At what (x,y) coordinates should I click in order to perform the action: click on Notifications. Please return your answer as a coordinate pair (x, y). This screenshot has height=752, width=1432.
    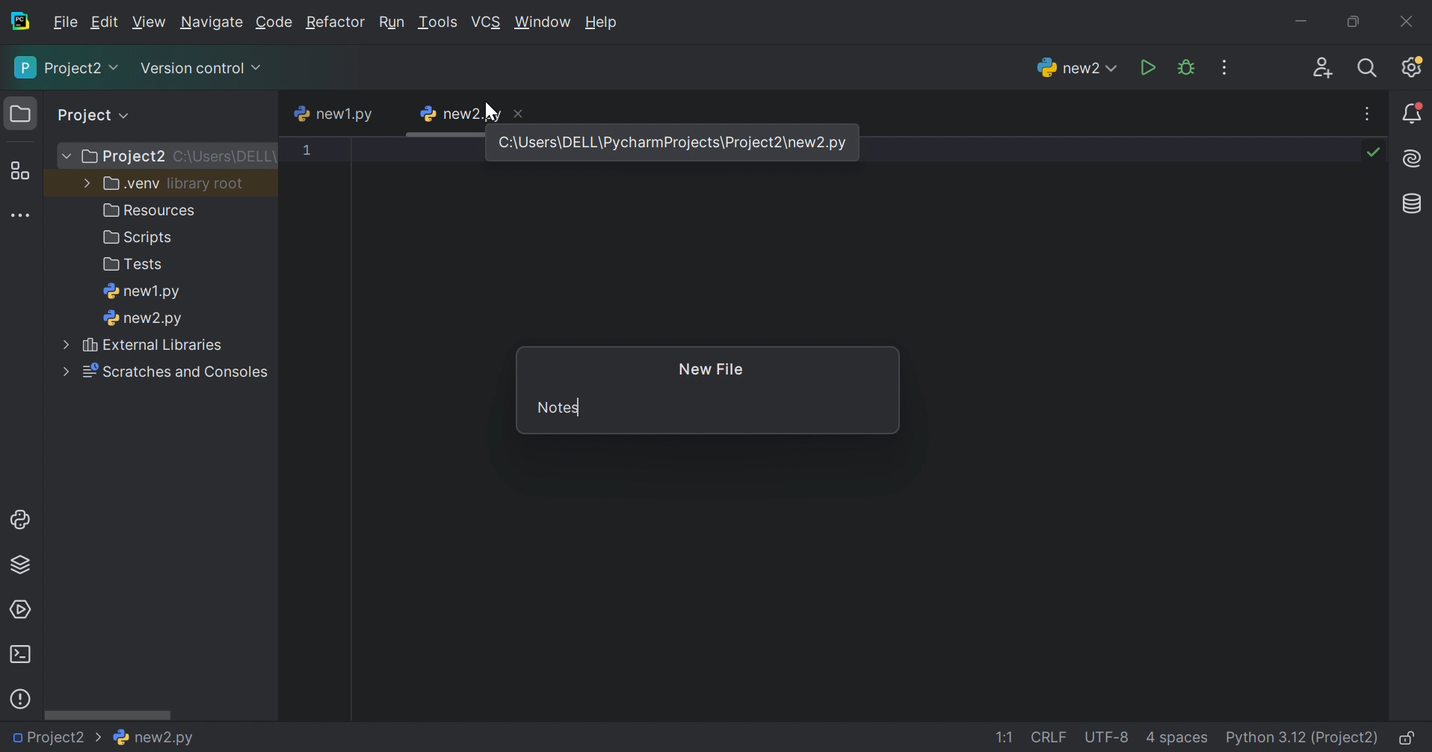
    Looking at the image, I should click on (1413, 113).